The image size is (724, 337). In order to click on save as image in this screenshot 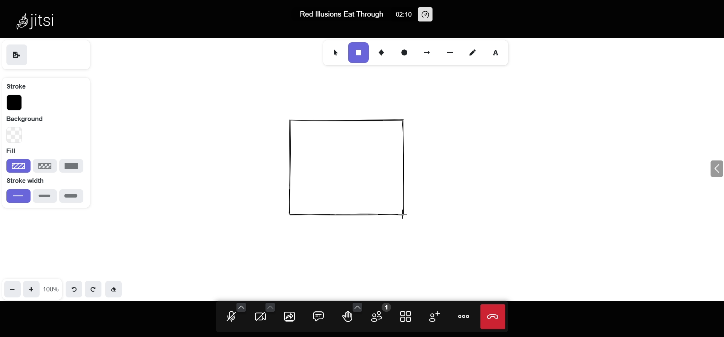, I will do `click(18, 55)`.